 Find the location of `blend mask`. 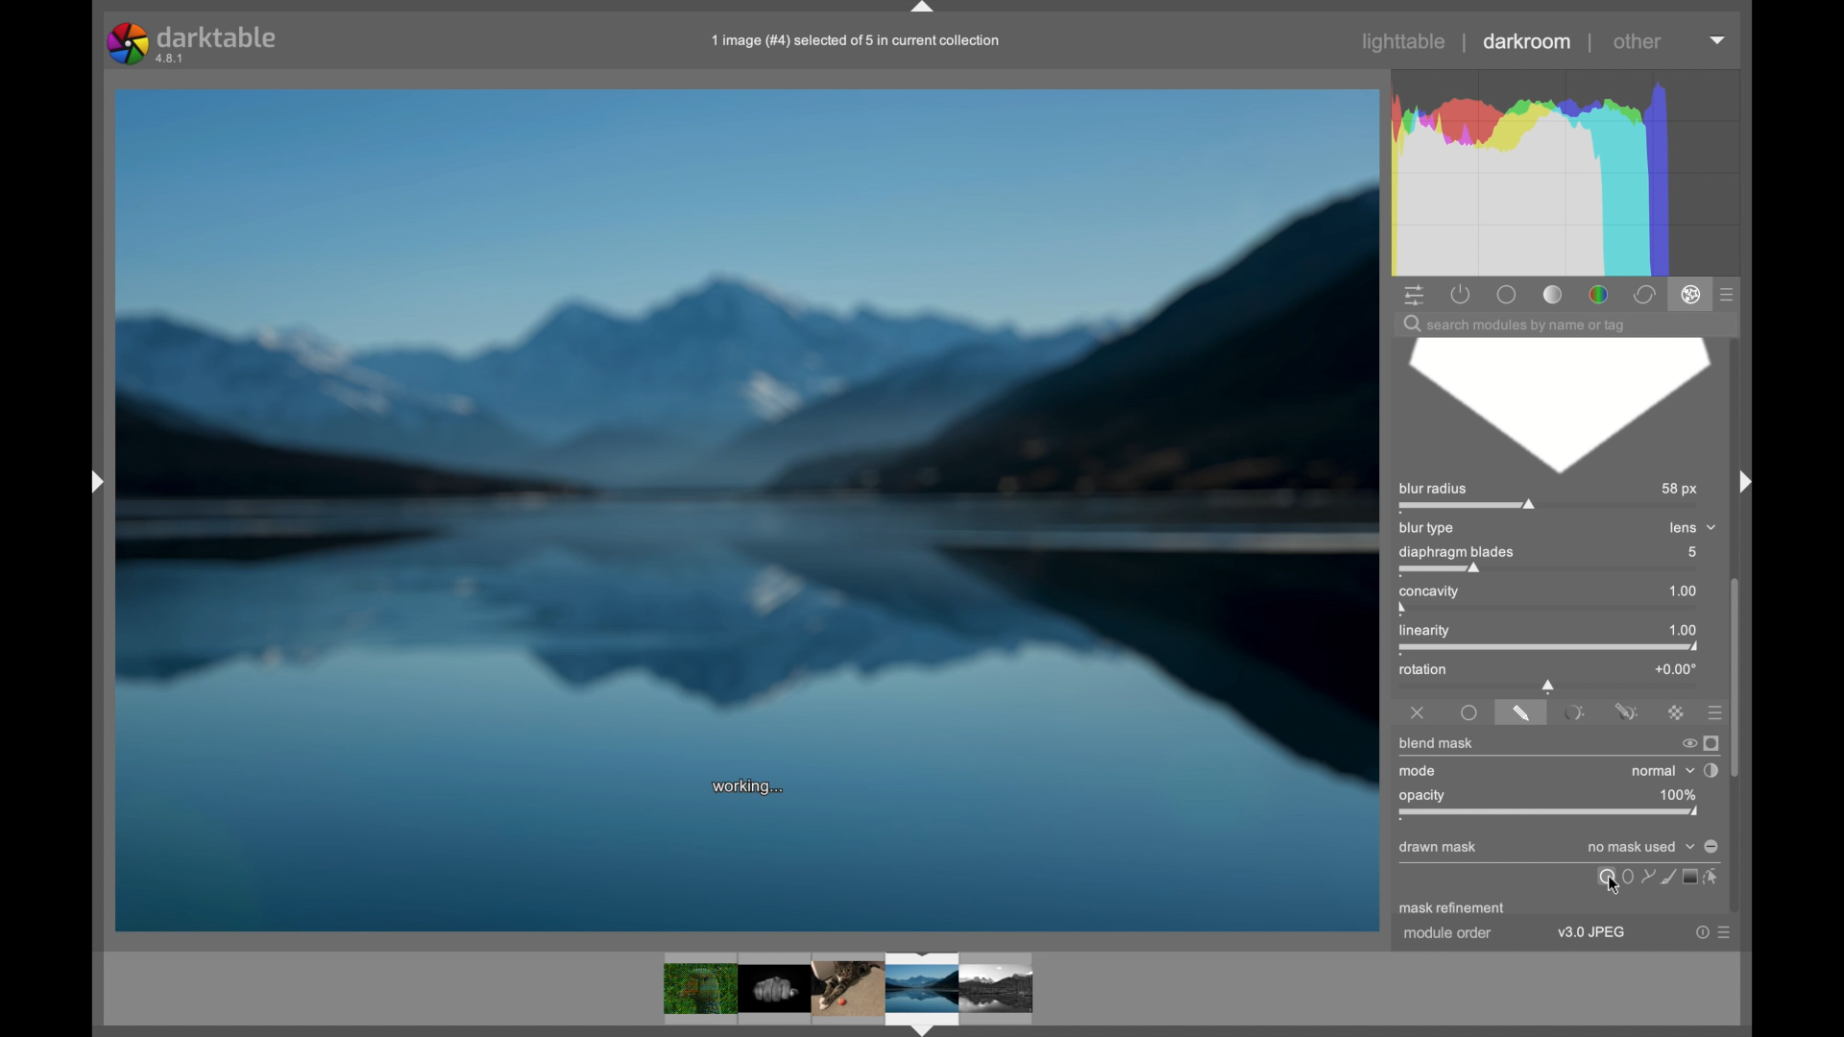

blend mask is located at coordinates (1439, 742).